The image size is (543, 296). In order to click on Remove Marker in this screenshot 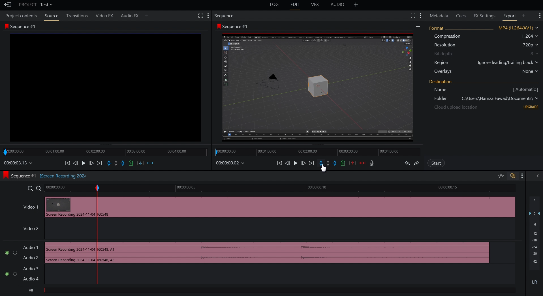, I will do `click(329, 163)`.